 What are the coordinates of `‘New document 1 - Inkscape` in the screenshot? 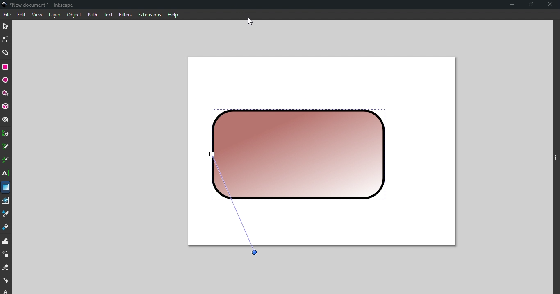 It's located at (43, 5).